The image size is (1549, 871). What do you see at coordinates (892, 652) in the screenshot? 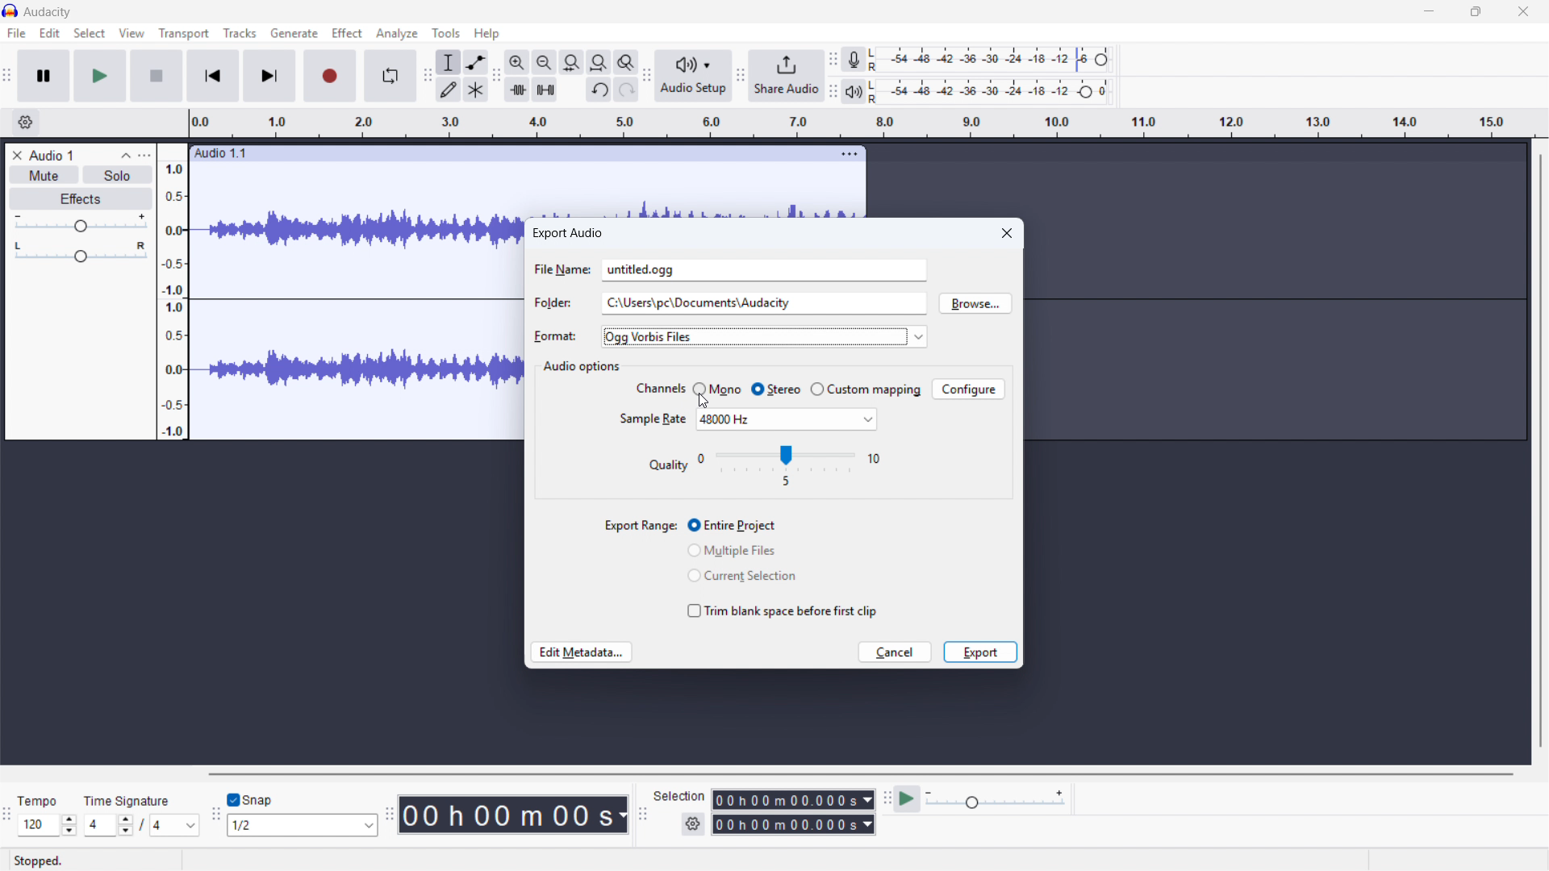
I see `cancel ` at bounding box center [892, 652].